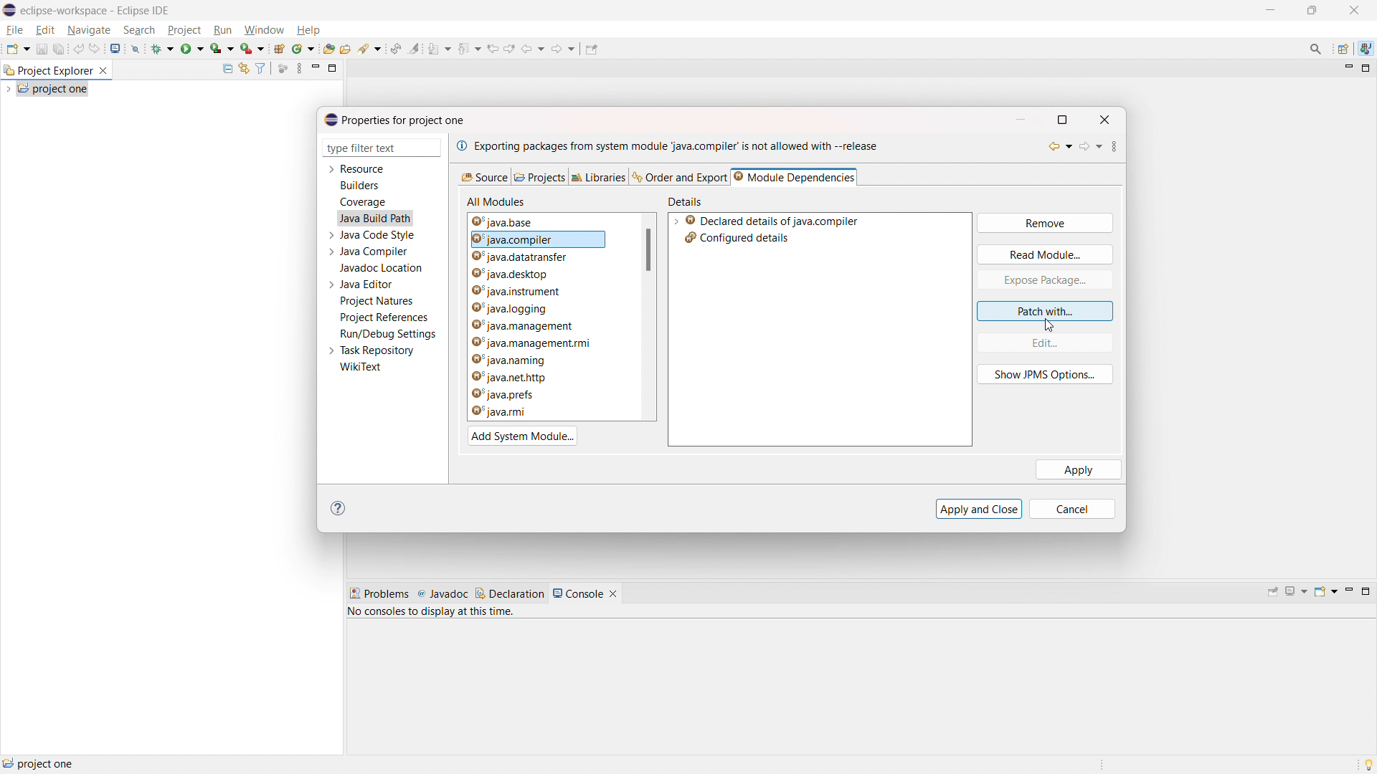 This screenshot has width=1377, height=774. Describe the element at coordinates (1106, 118) in the screenshot. I see `close` at that location.